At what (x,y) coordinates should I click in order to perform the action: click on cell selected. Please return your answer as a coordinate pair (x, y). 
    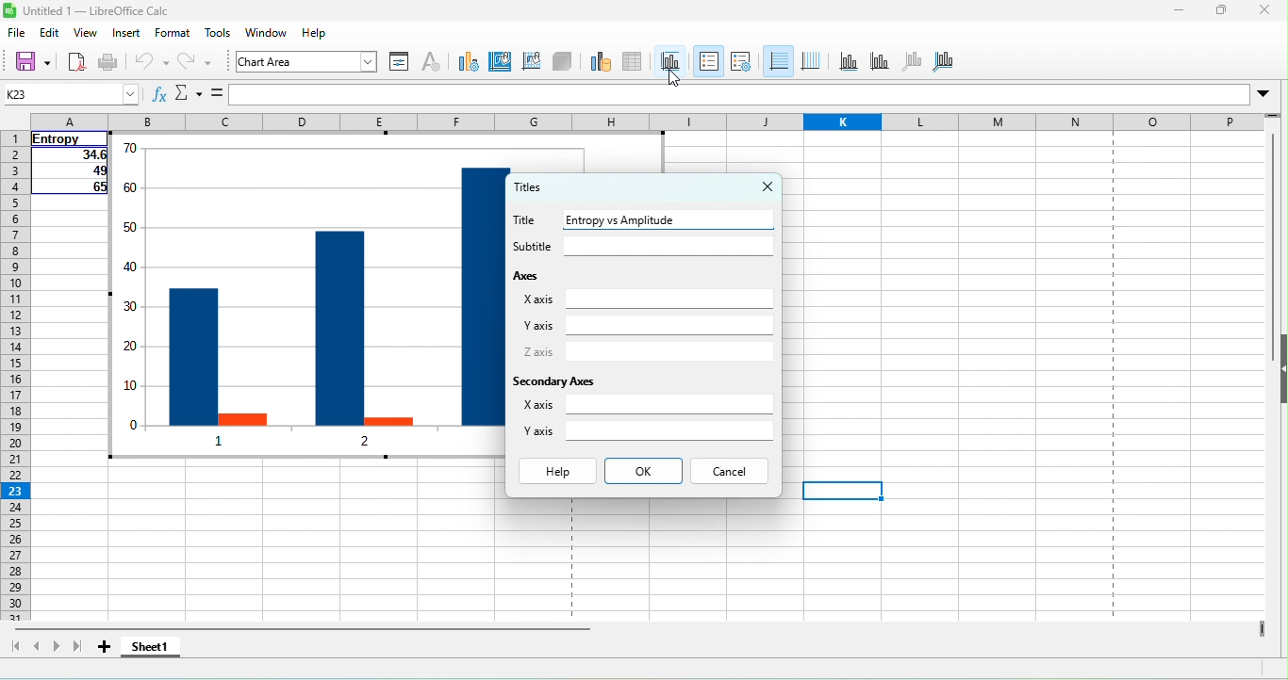
    Looking at the image, I should click on (840, 492).